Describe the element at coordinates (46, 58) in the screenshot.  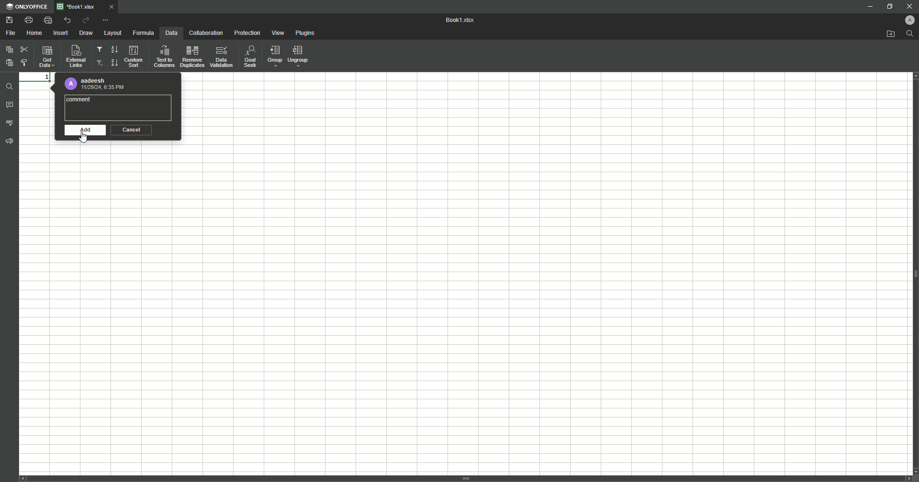
I see `Get Data` at that location.